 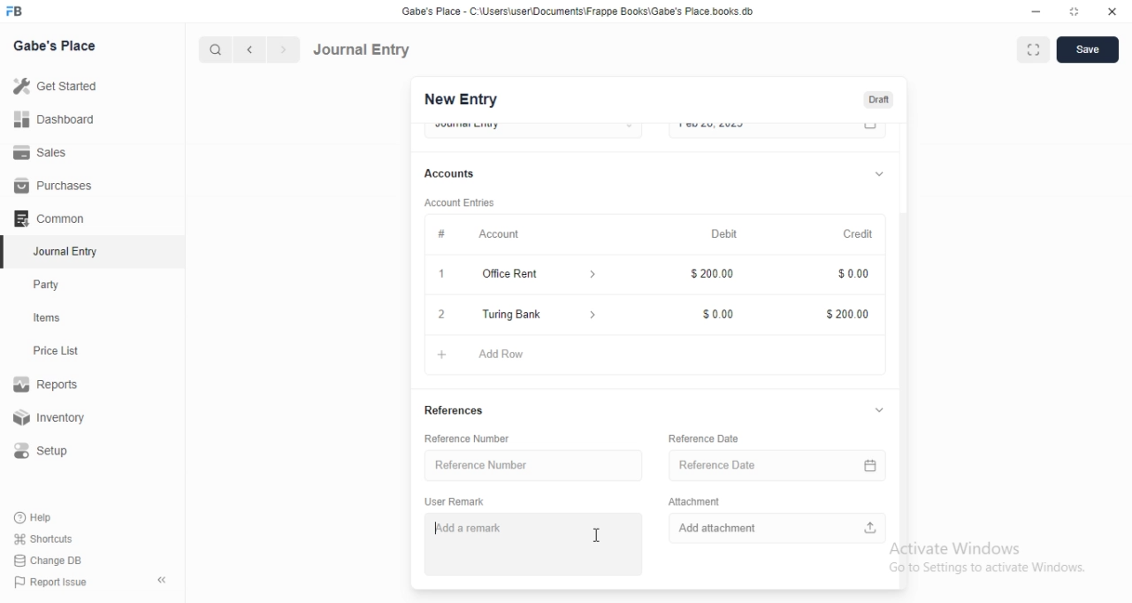 What do you see at coordinates (55, 351) in the screenshot?
I see `Price List` at bounding box center [55, 351].